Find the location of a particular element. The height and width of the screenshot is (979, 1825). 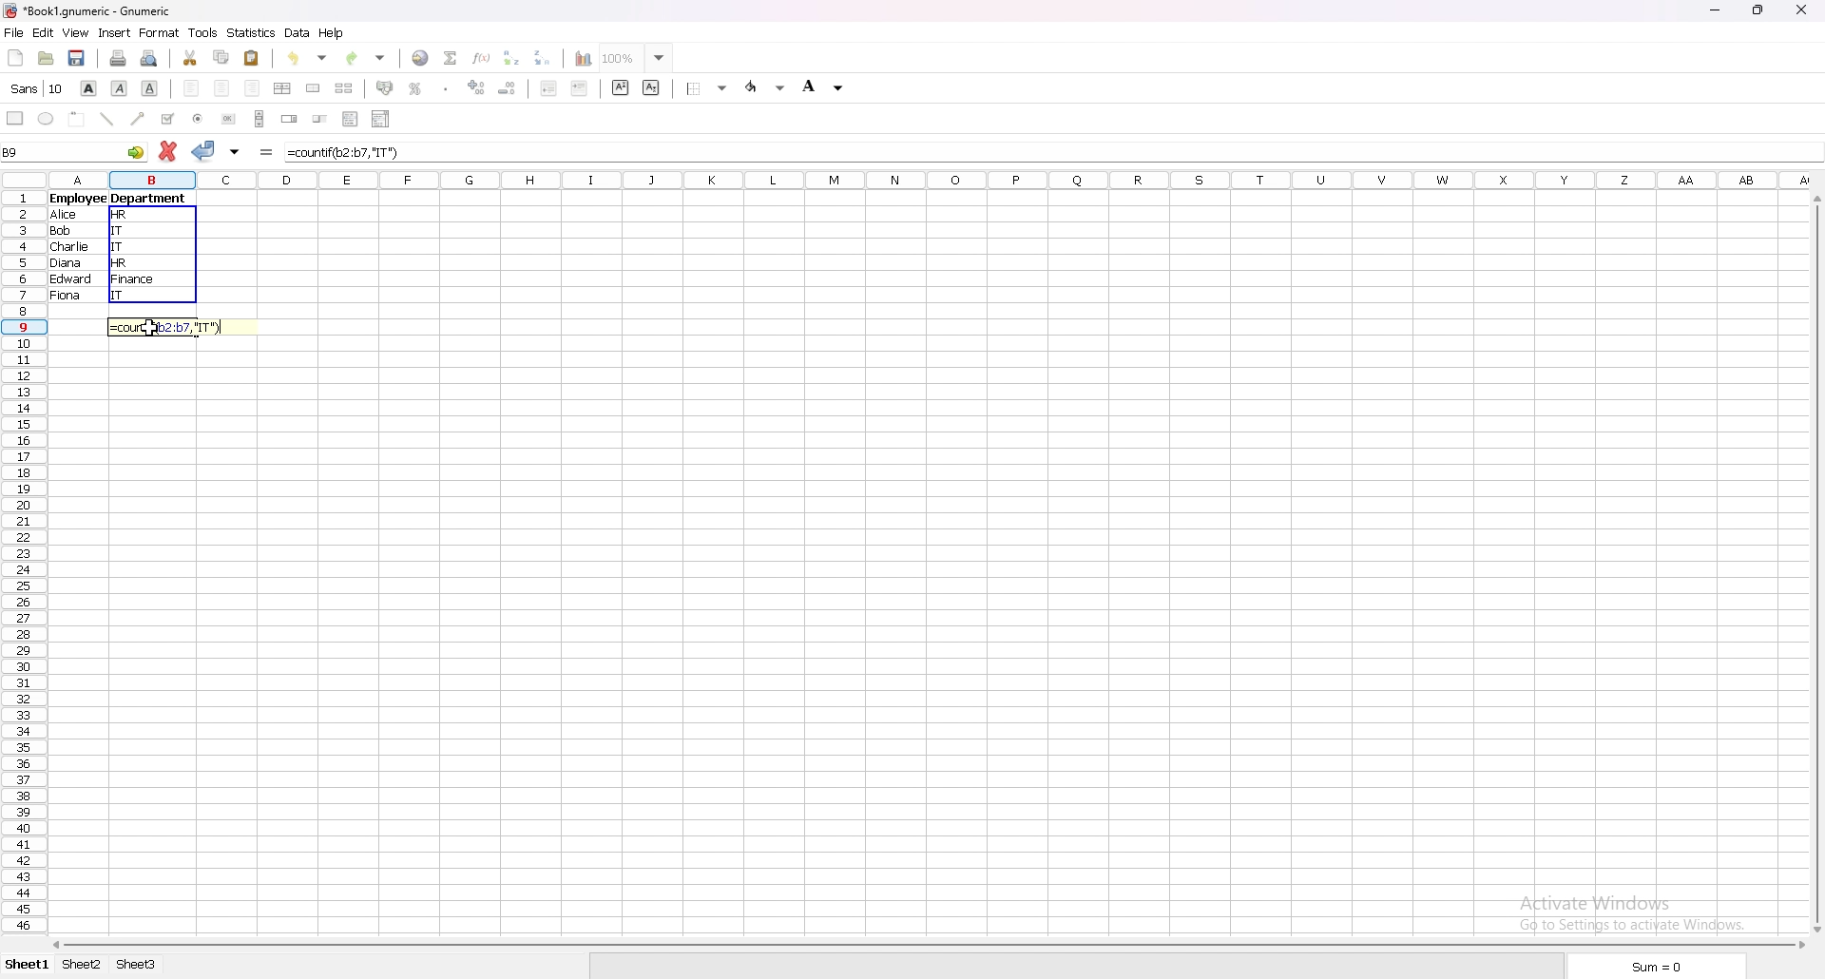

charlie is located at coordinates (75, 249).